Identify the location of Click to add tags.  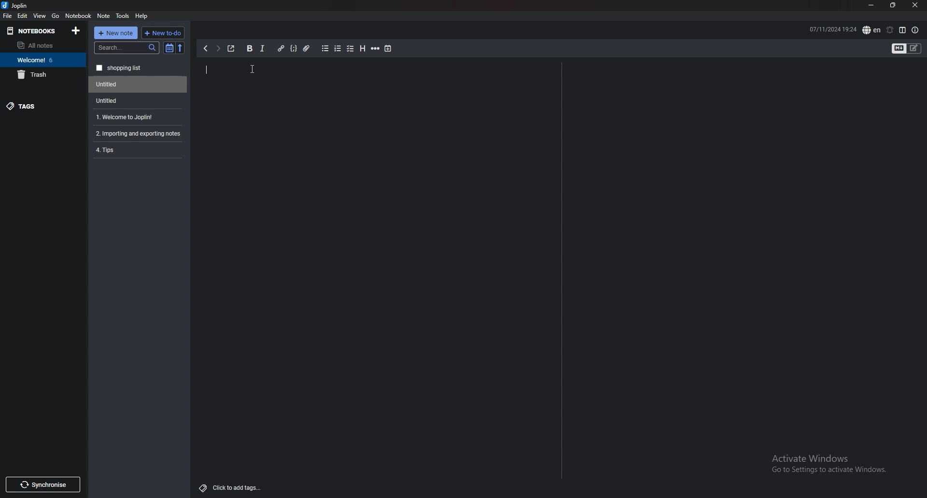
(232, 485).